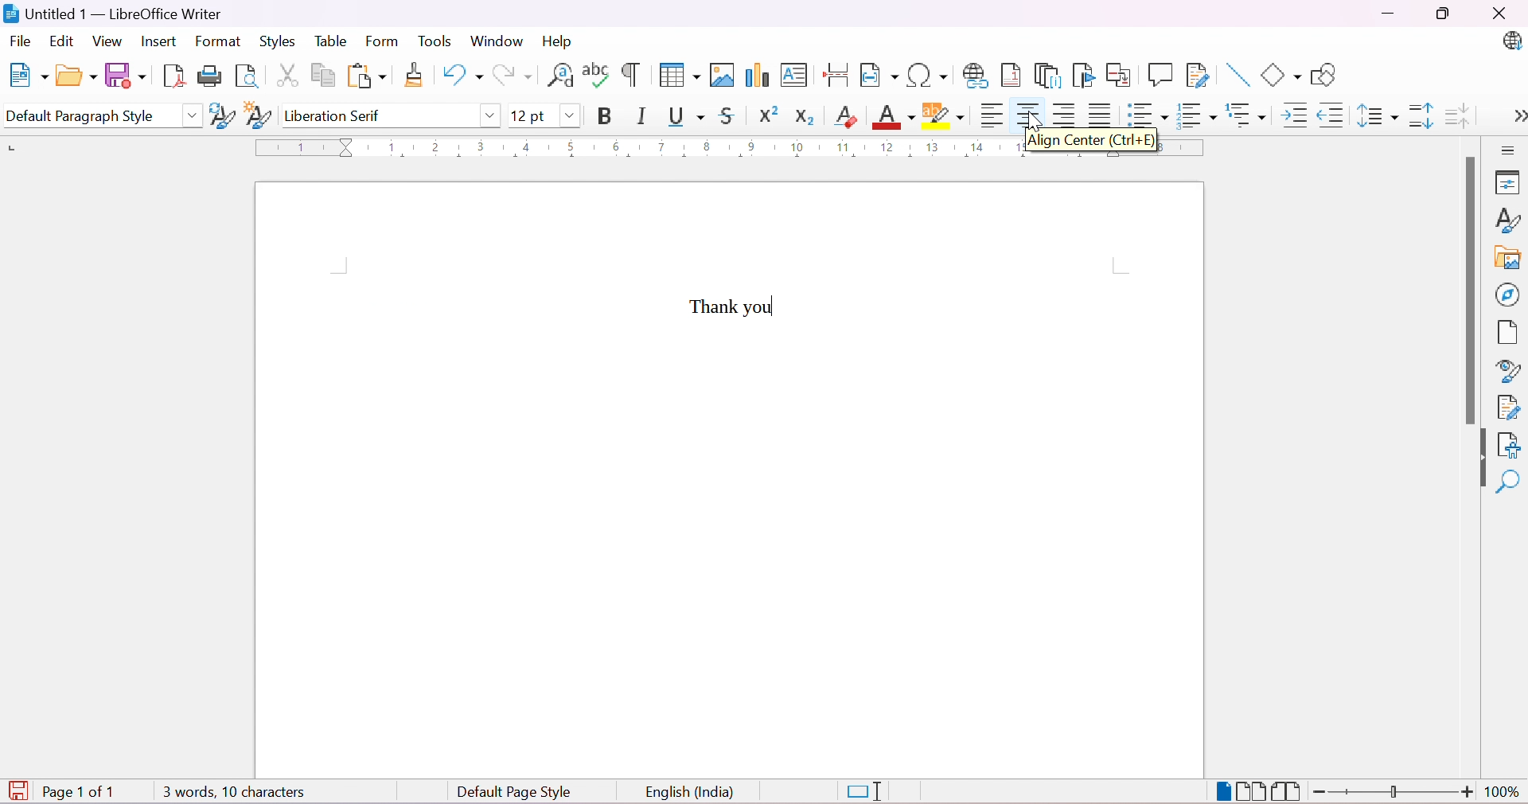  What do you see at coordinates (844, 115) in the screenshot?
I see `Clear Direct Formatting` at bounding box center [844, 115].